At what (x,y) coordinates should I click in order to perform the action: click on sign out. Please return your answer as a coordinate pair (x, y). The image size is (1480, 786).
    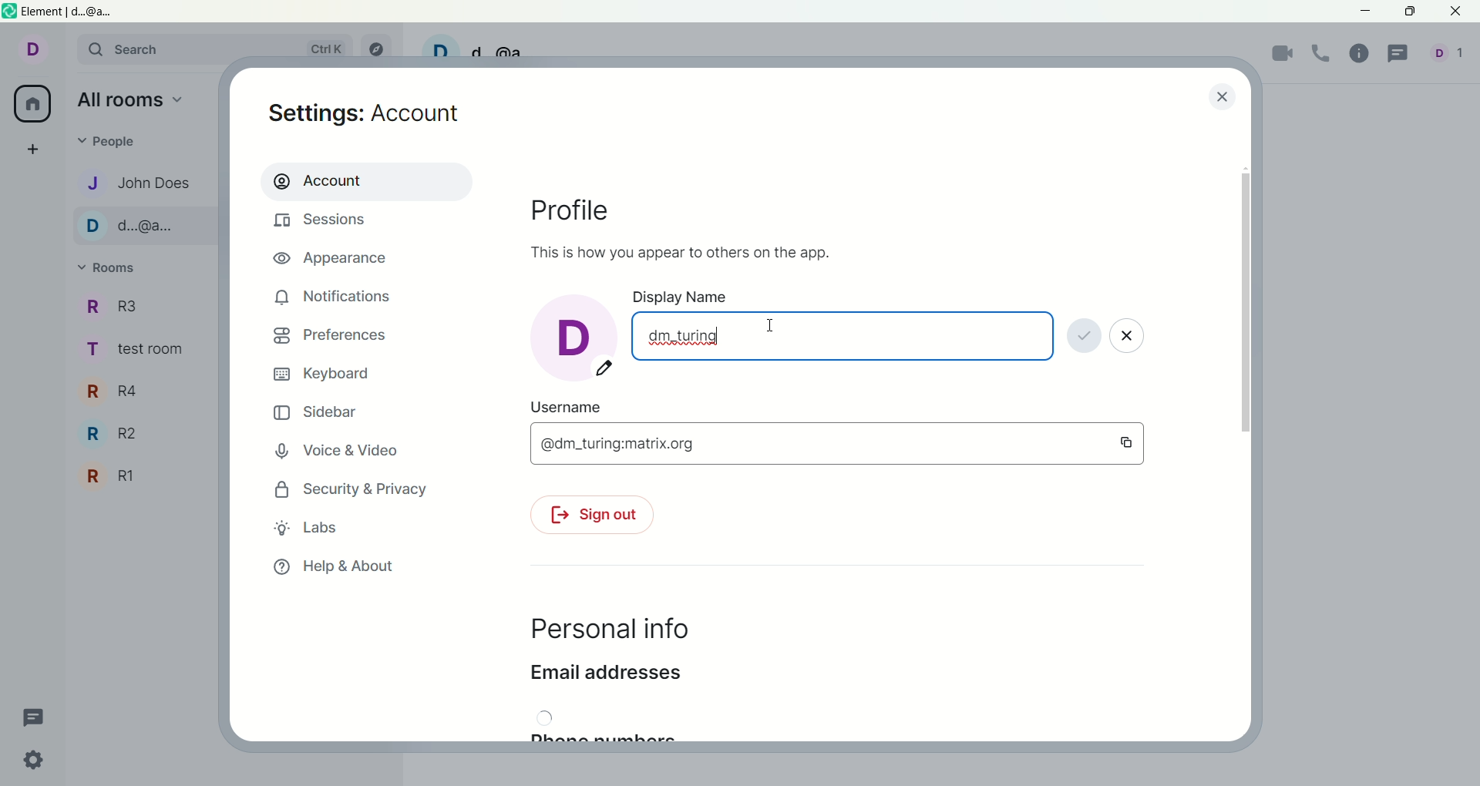
    Looking at the image, I should click on (590, 517).